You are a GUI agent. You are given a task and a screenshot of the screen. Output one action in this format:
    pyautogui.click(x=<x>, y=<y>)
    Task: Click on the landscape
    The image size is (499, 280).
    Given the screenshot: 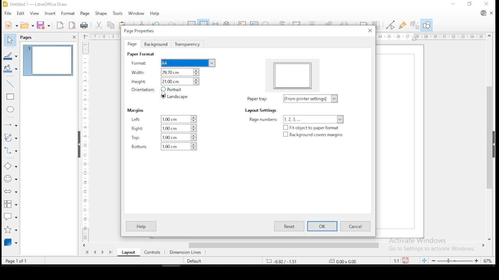 What is the action you would take?
    pyautogui.click(x=175, y=96)
    